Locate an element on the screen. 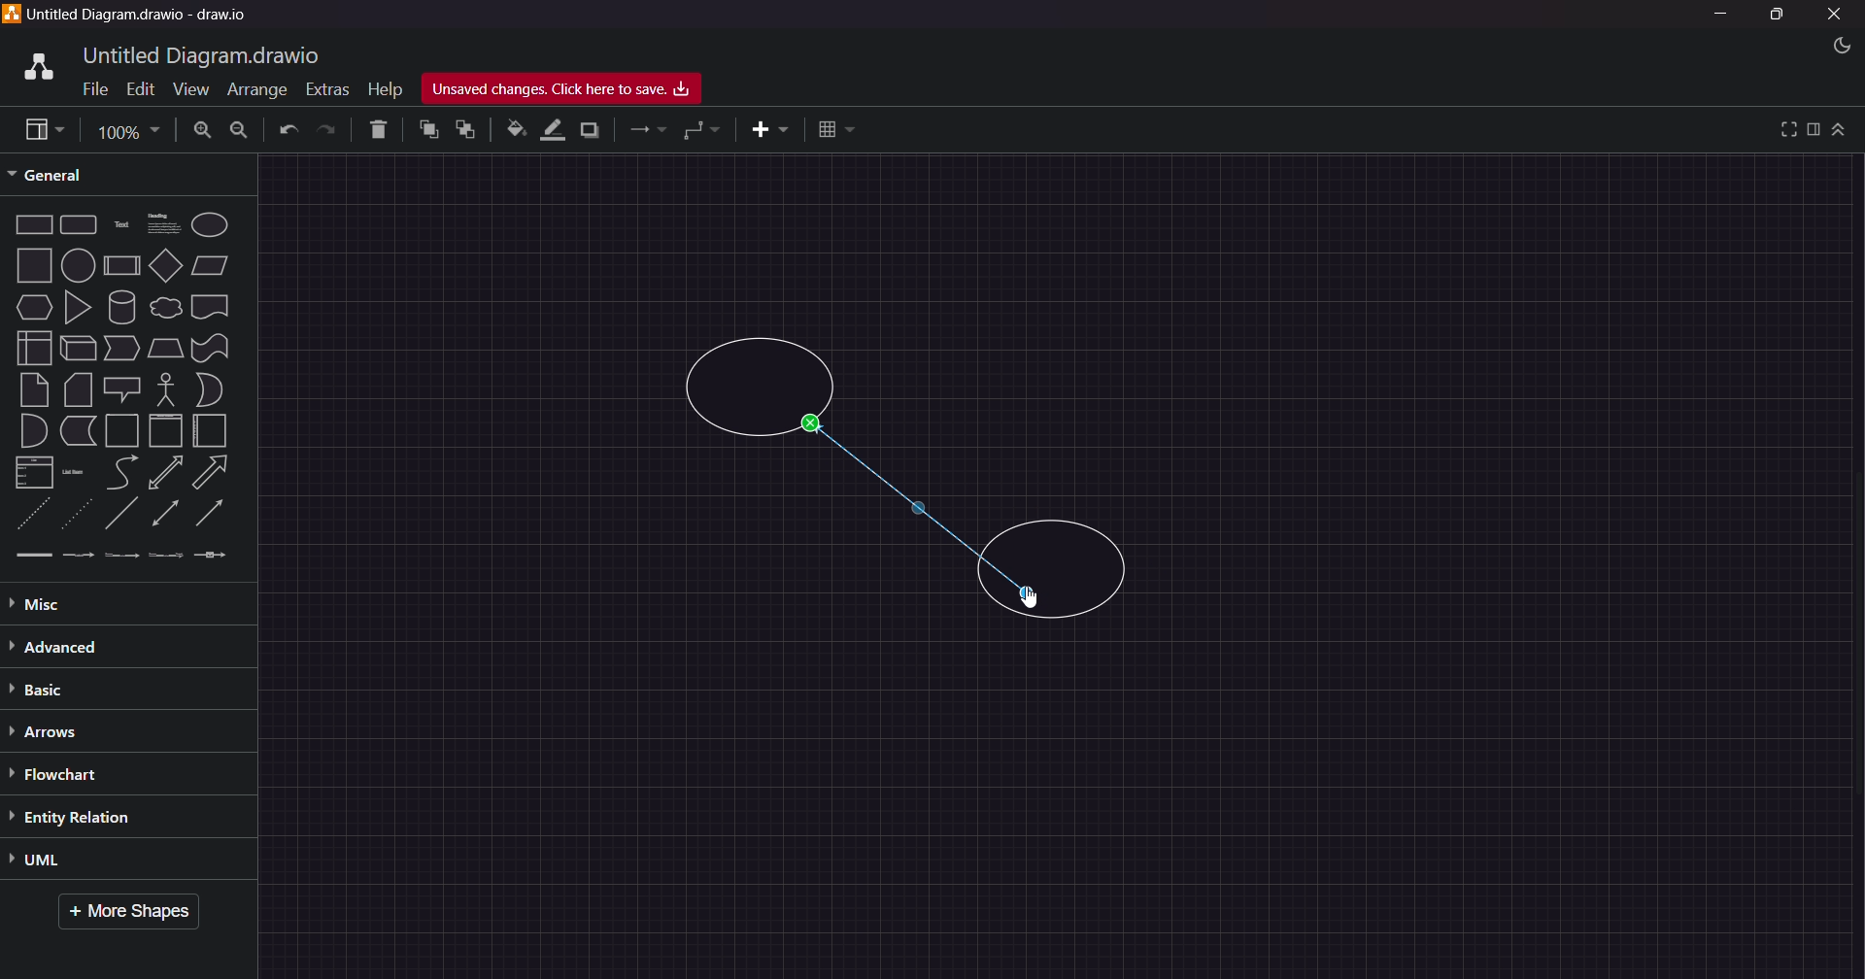 Image resolution: width=1865 pixels, height=979 pixels. cursor is located at coordinates (1031, 600).